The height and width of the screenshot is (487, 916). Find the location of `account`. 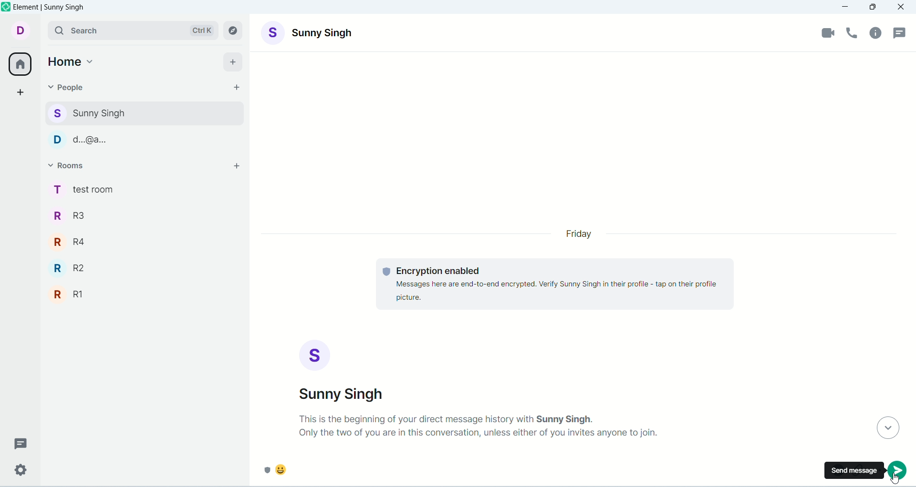

account is located at coordinates (344, 371).